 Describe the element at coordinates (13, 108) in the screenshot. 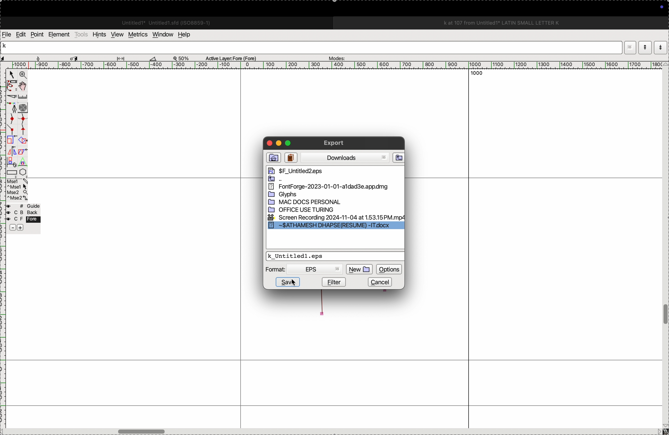

I see `fountain pen` at that location.